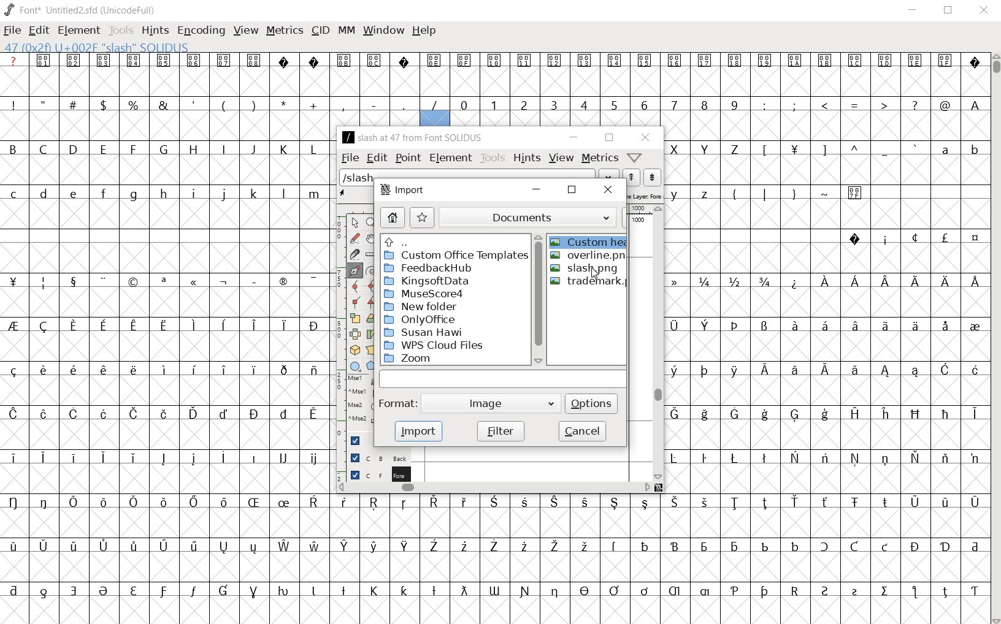  I want to click on cancel, so click(585, 431).